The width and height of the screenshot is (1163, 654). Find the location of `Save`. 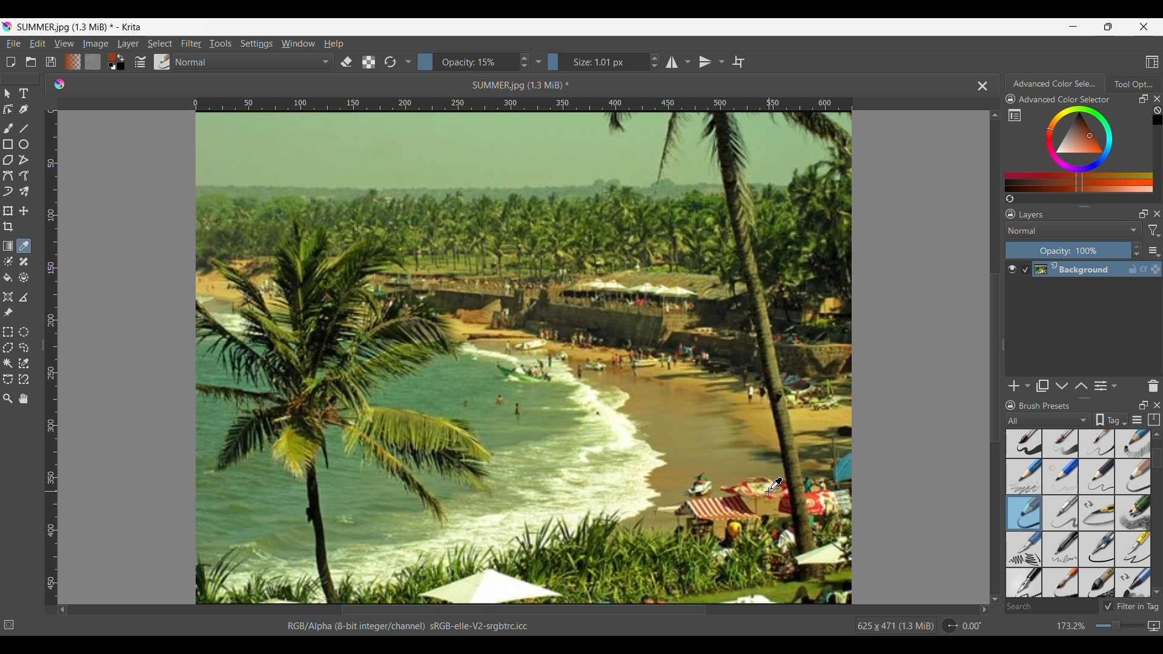

Save is located at coordinates (50, 62).